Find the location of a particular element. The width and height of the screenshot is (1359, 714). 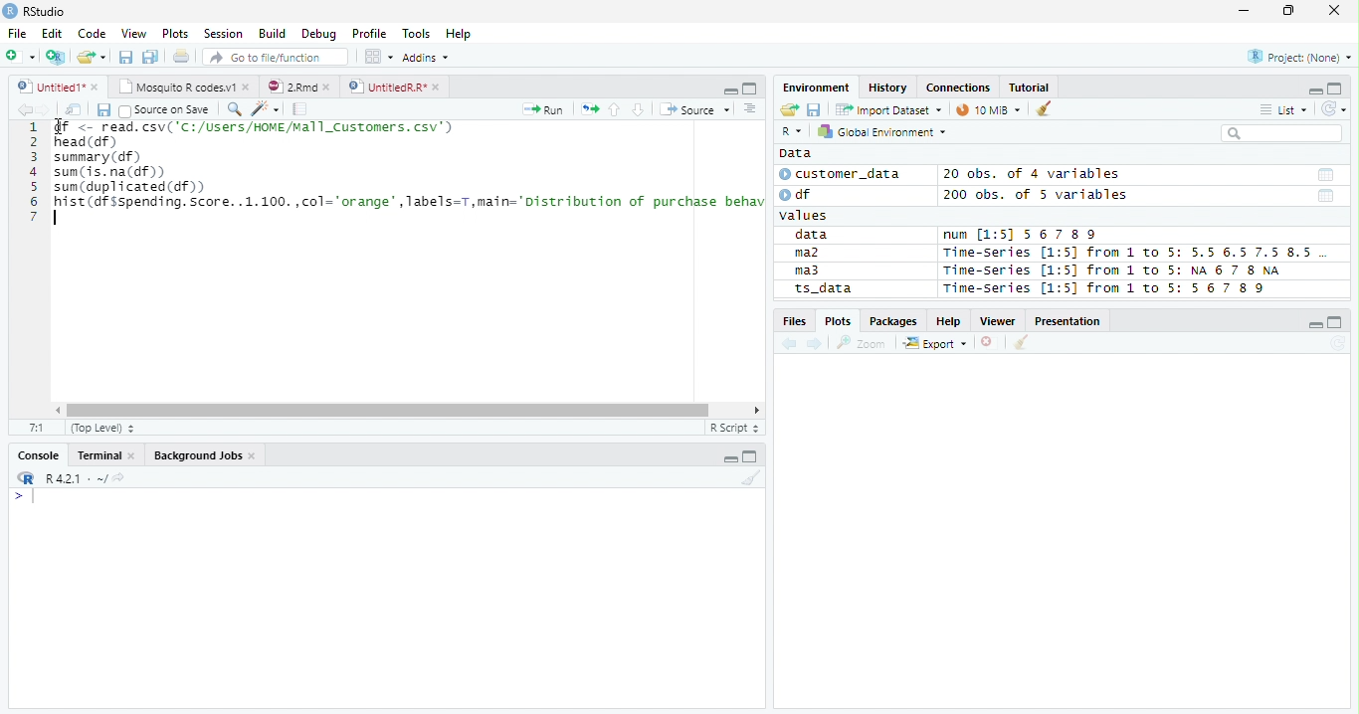

Run is located at coordinates (545, 110).